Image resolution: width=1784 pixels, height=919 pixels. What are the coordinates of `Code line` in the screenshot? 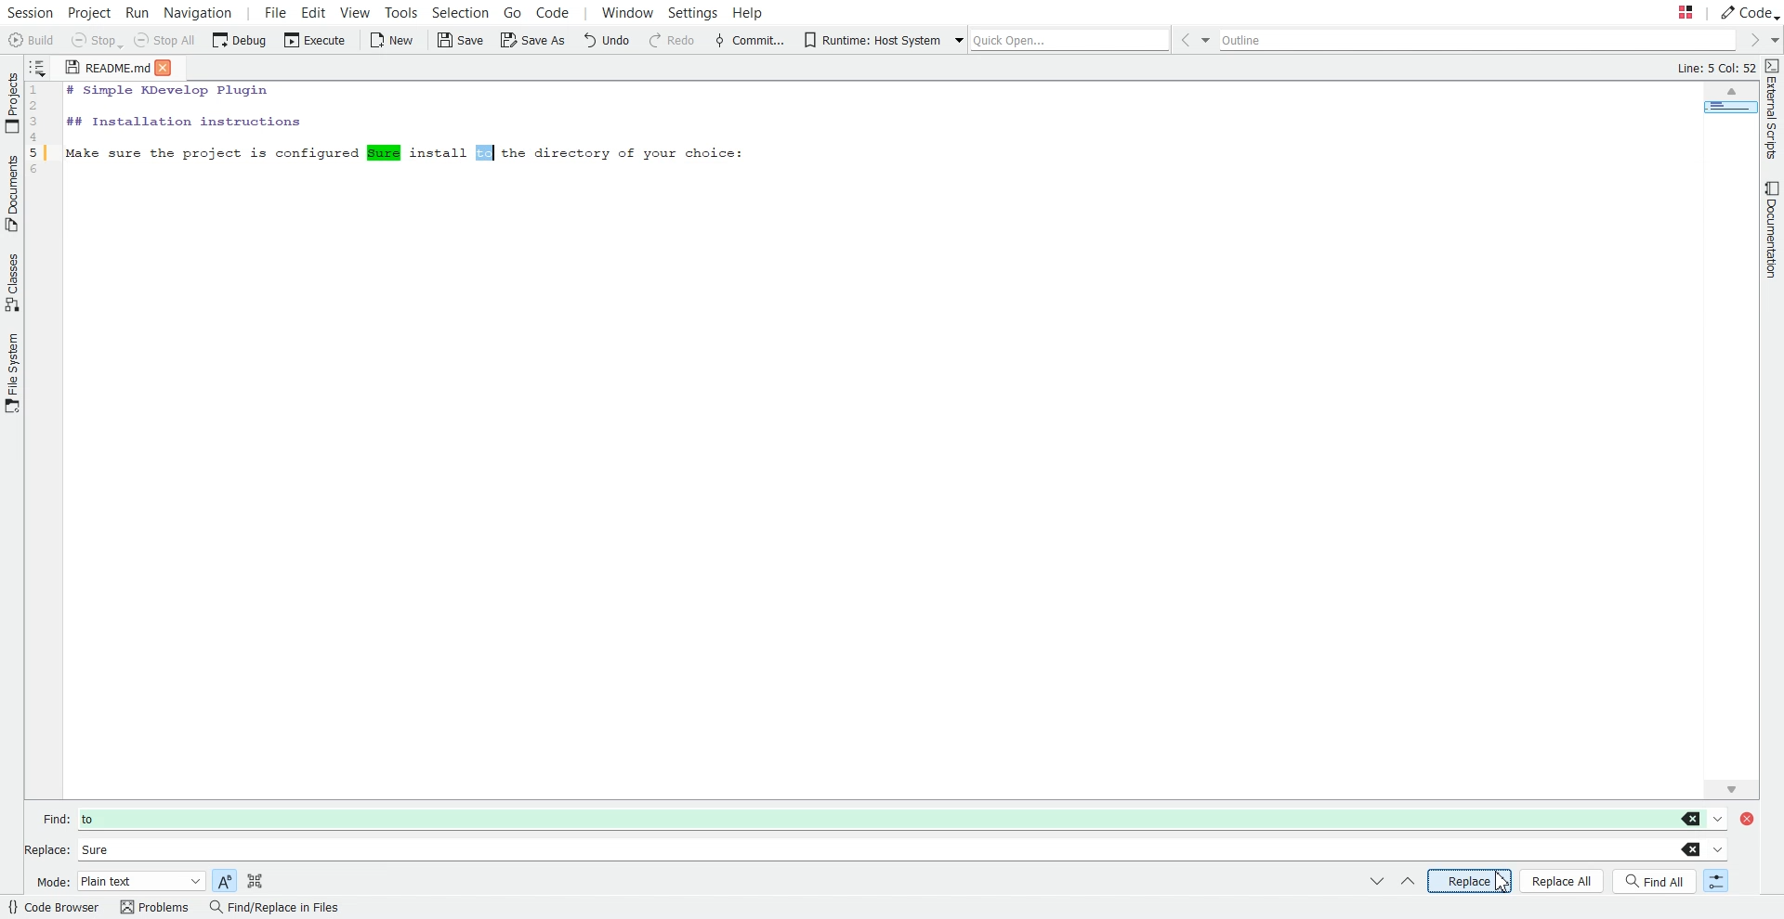 It's located at (41, 134).